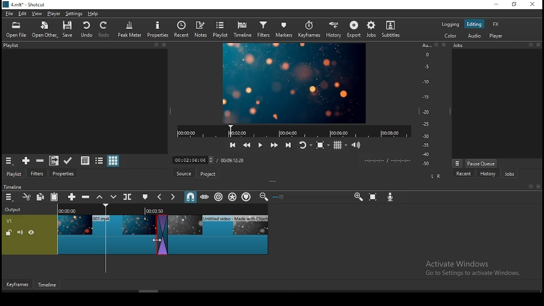 This screenshot has height=306, width=544. Describe the element at coordinates (107, 234) in the screenshot. I see `video clip` at that location.